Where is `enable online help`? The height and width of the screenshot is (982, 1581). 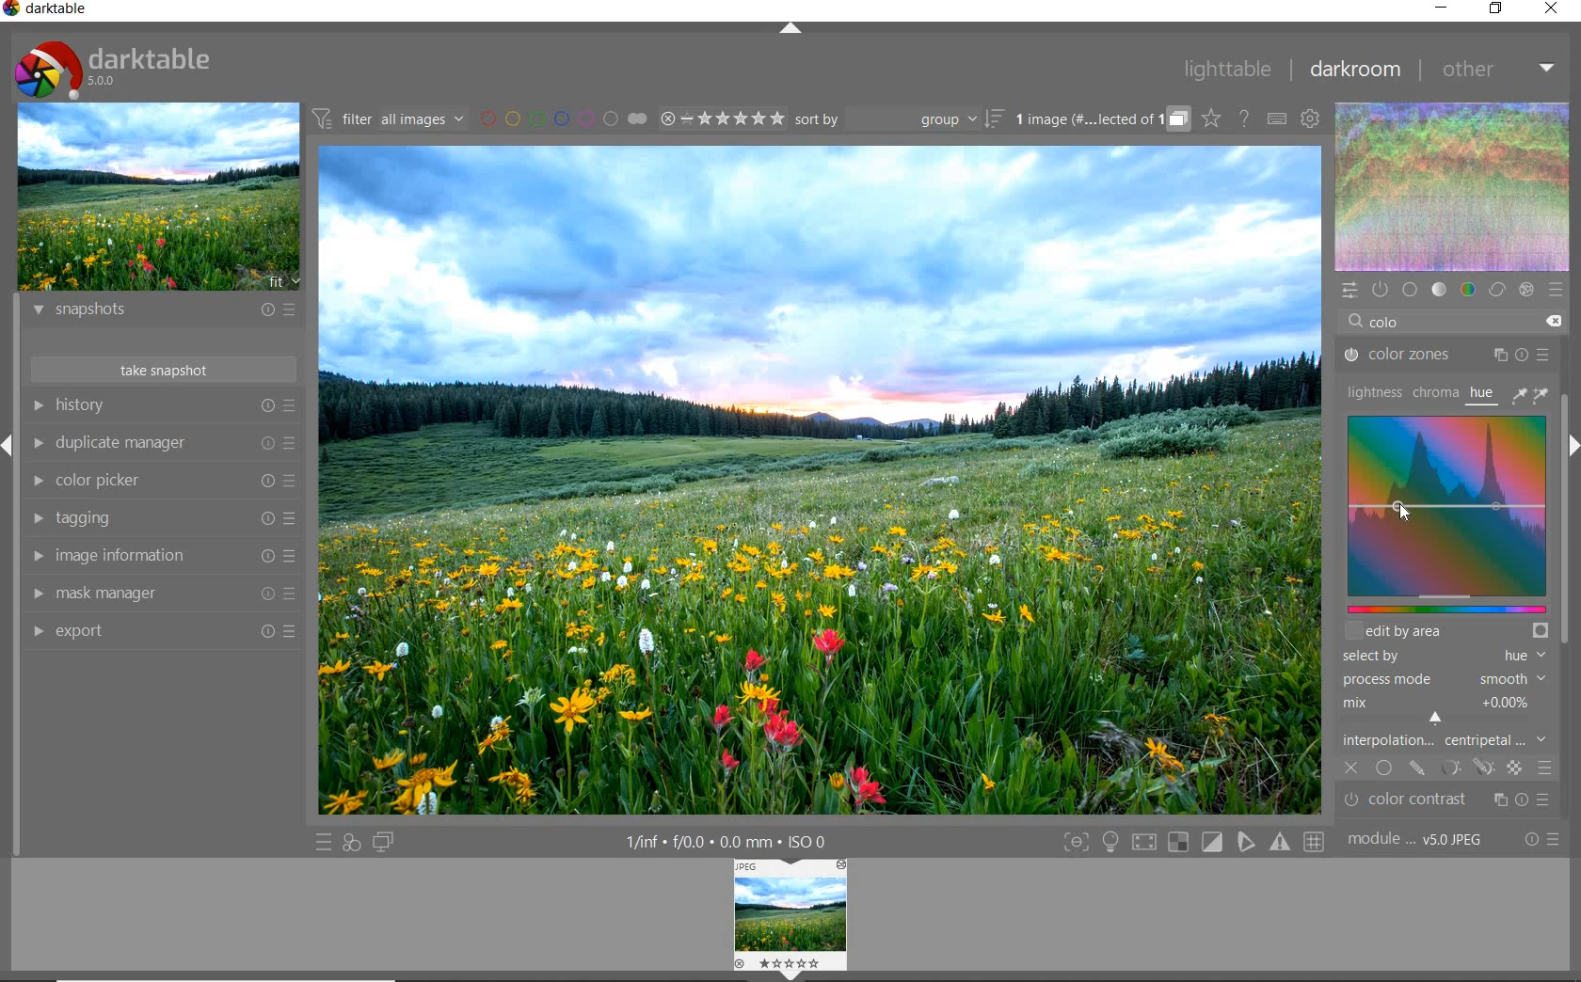 enable online help is located at coordinates (1245, 119).